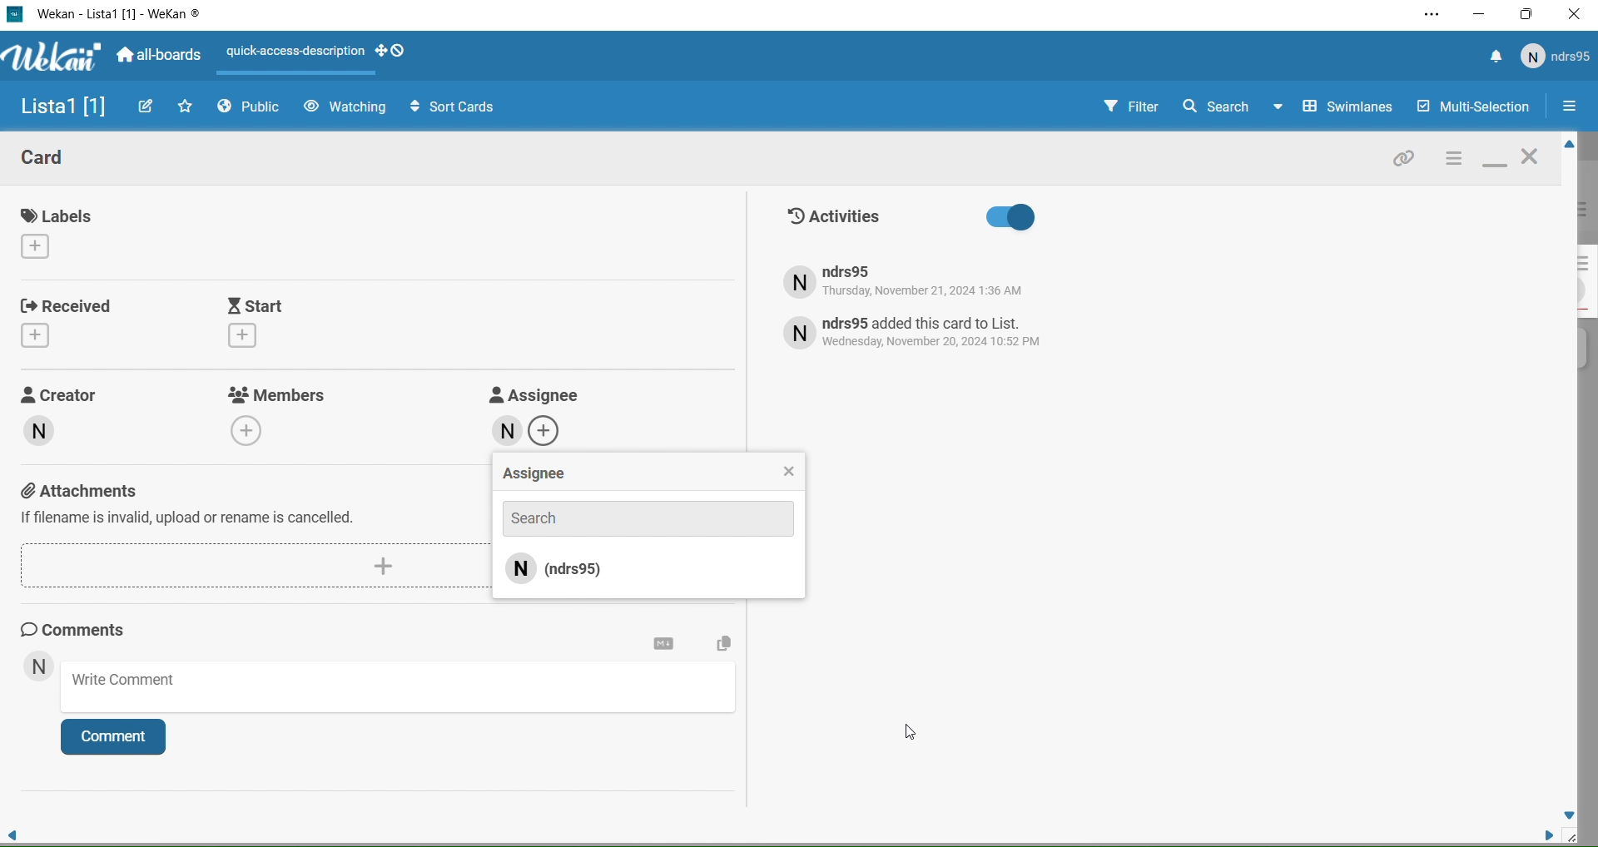 This screenshot has height=847, width=1598. I want to click on Options, so click(1569, 108).